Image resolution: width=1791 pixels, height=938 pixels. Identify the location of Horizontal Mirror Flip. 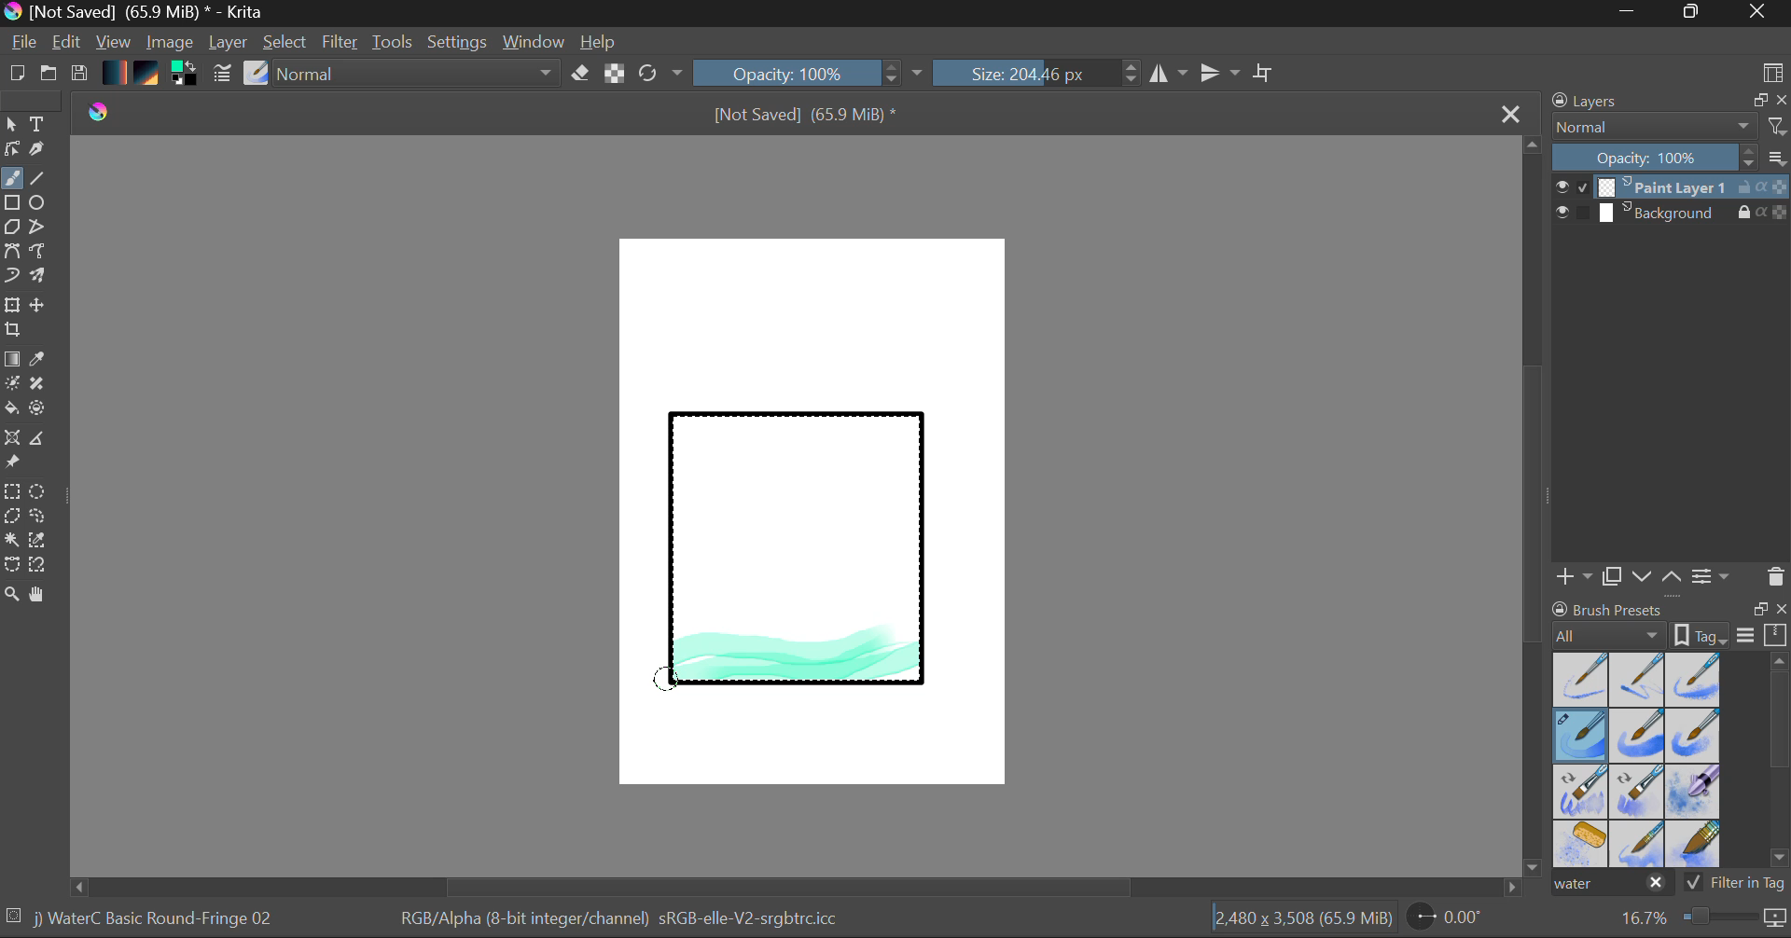
(1224, 75).